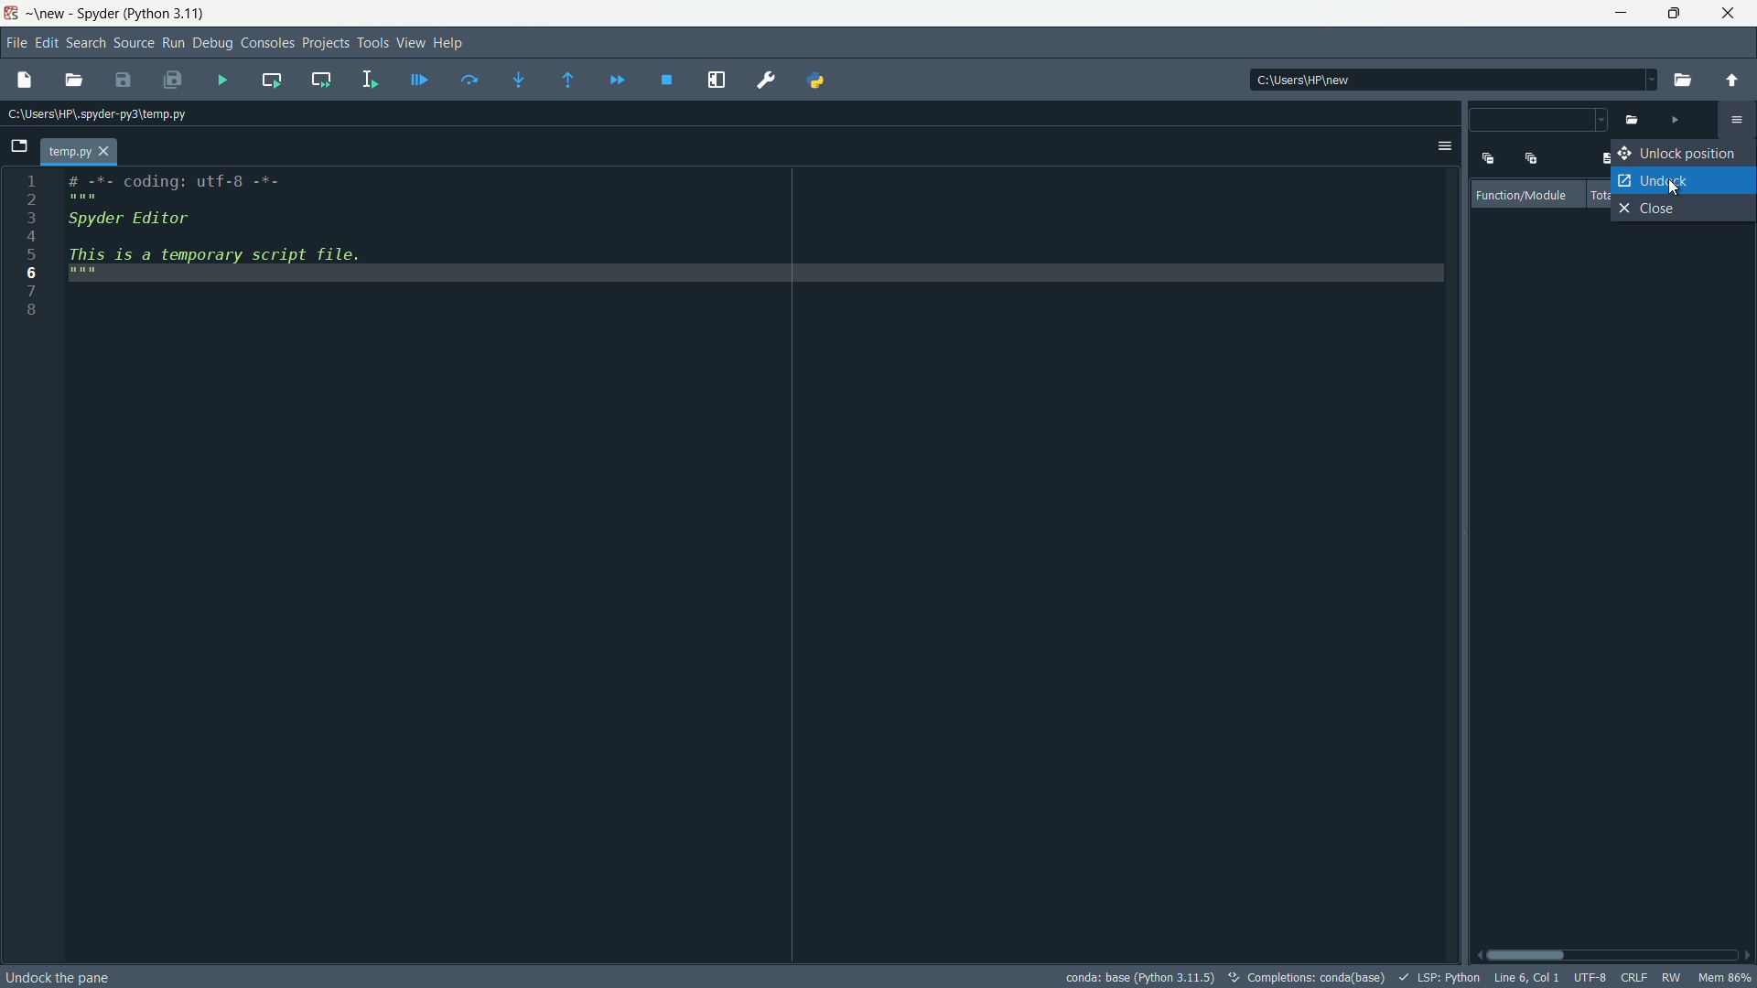 The image size is (1757, 988). What do you see at coordinates (370, 80) in the screenshot?
I see `run selection` at bounding box center [370, 80].